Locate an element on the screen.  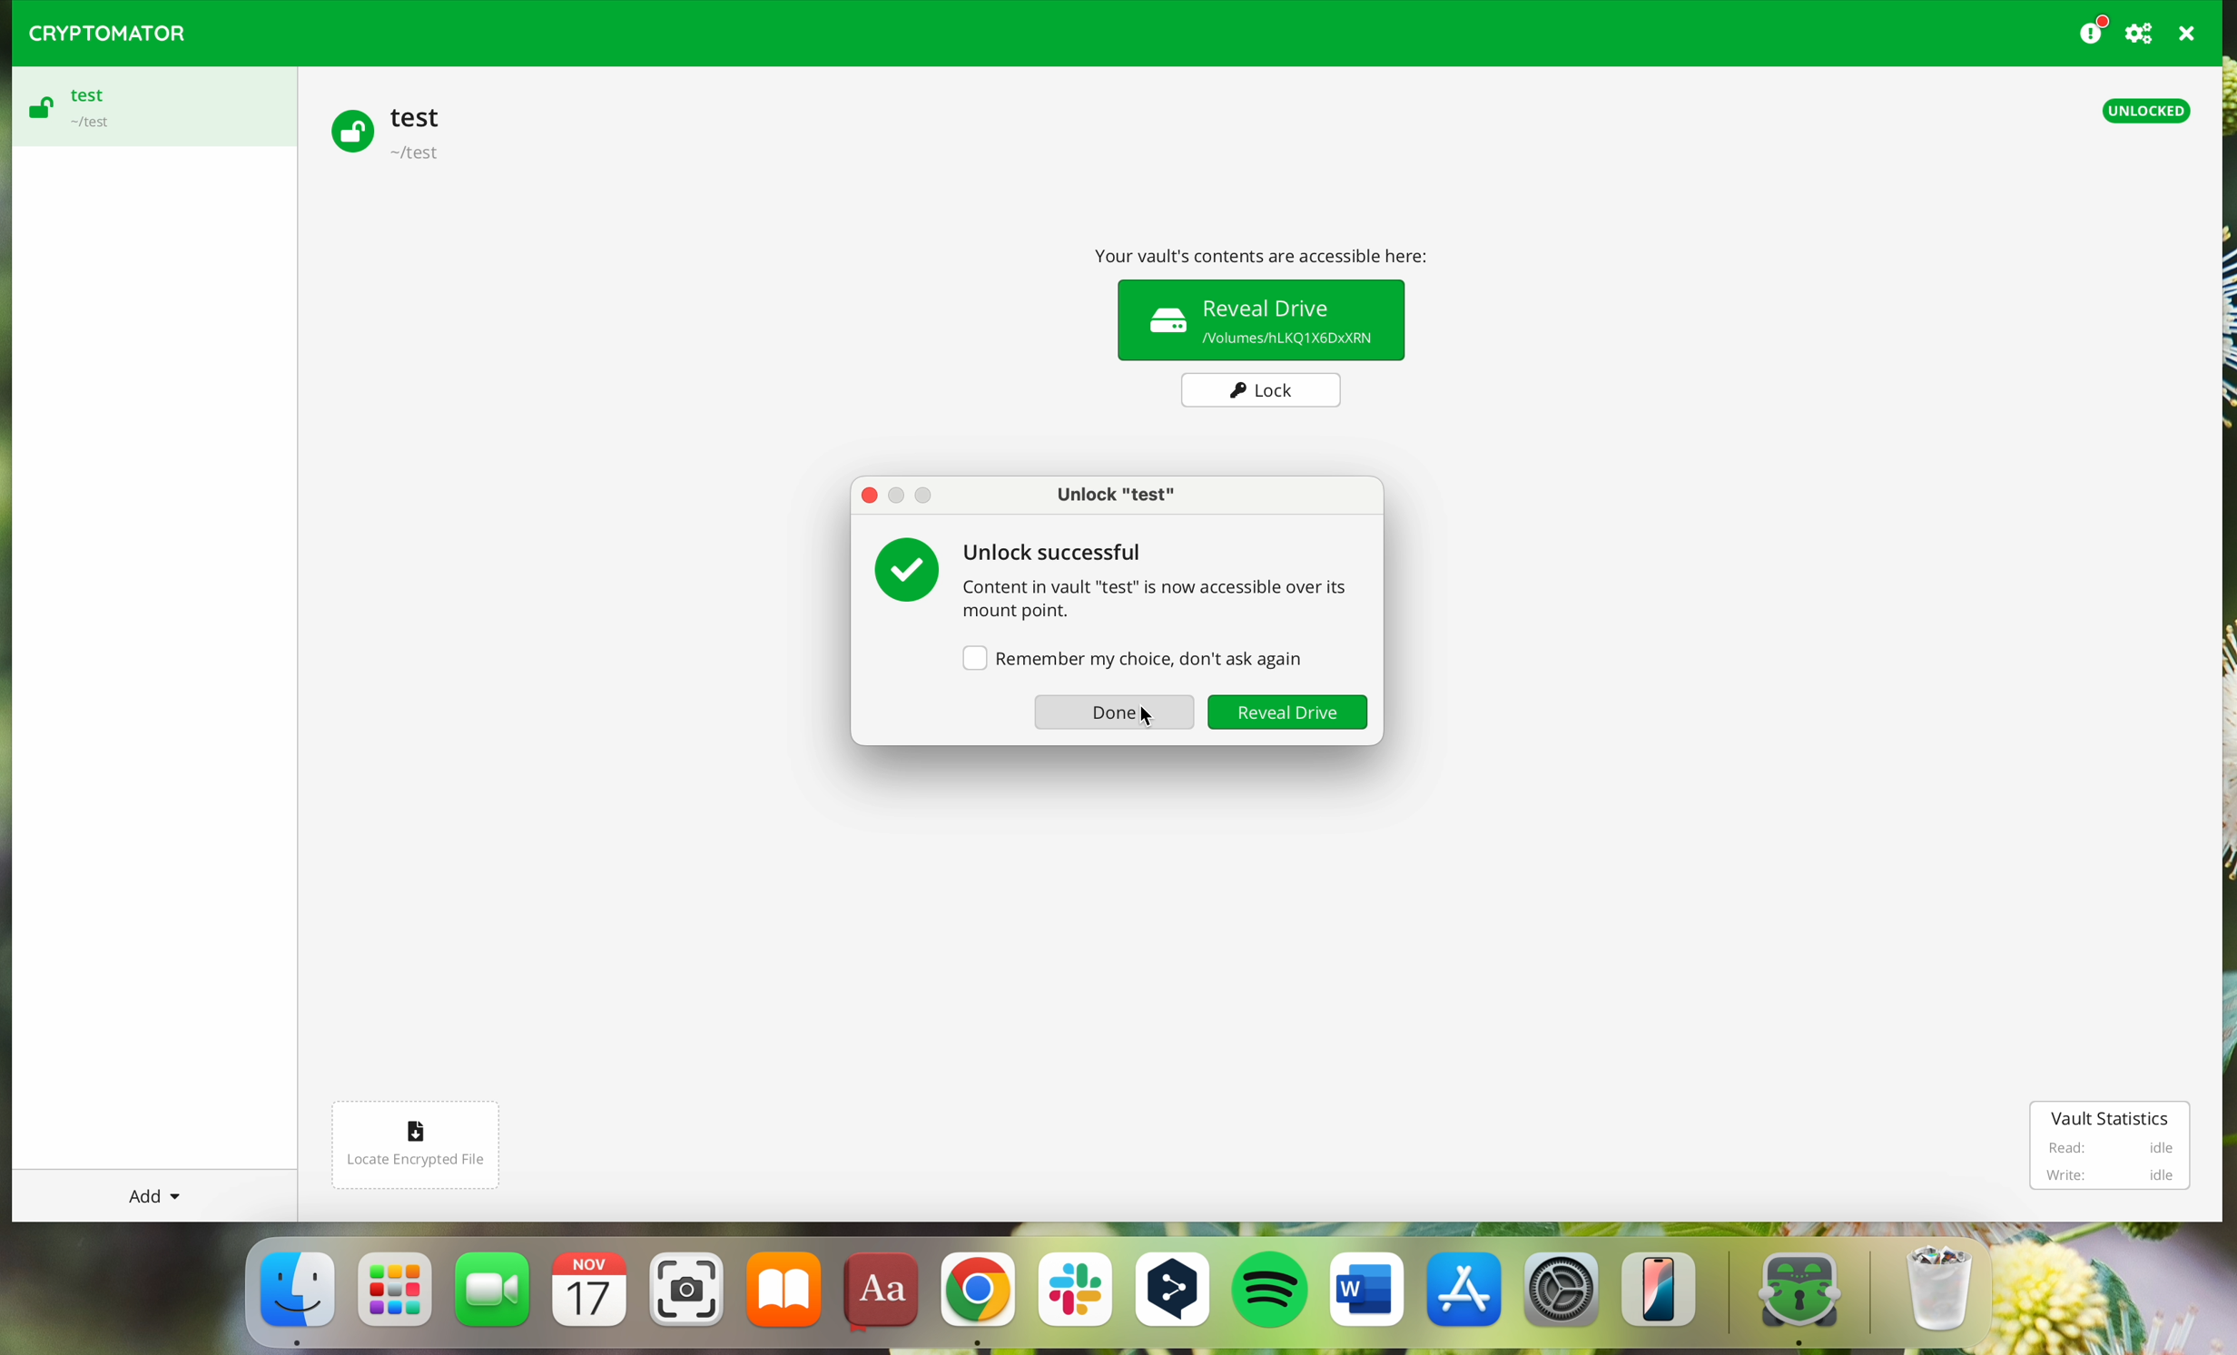
add button is located at coordinates (153, 1195).